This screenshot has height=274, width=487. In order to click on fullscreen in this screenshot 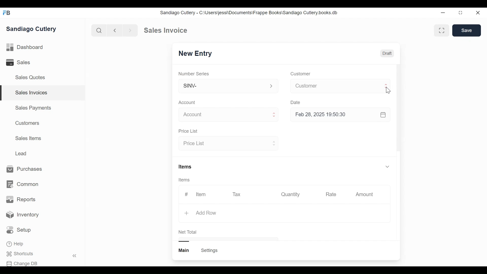, I will do `click(442, 30)`.